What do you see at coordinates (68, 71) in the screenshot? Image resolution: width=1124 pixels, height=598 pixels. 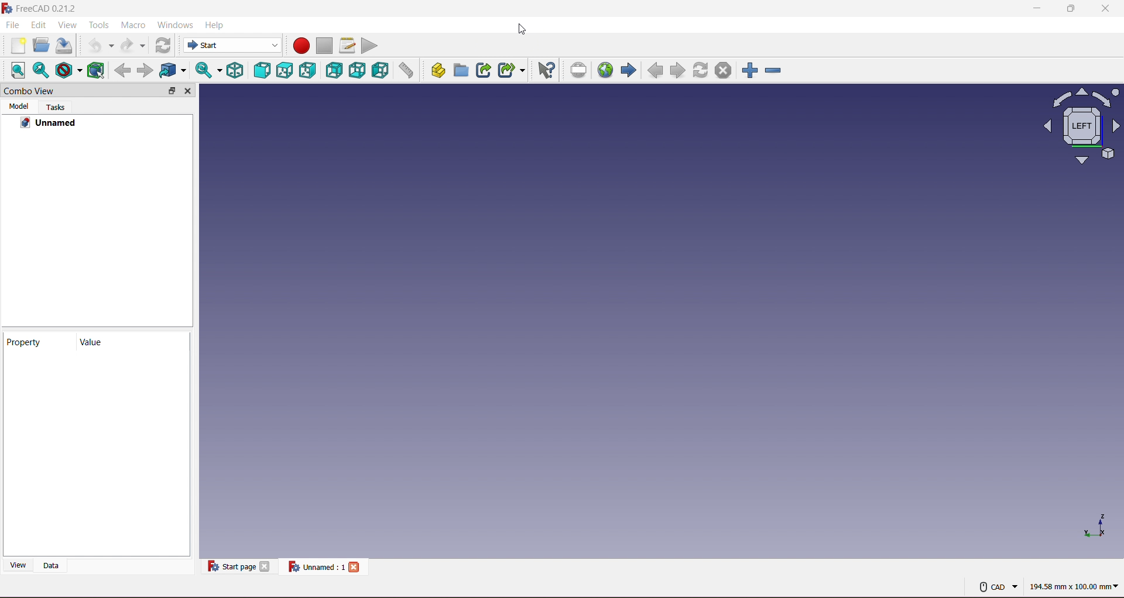 I see `Draw Style` at bounding box center [68, 71].